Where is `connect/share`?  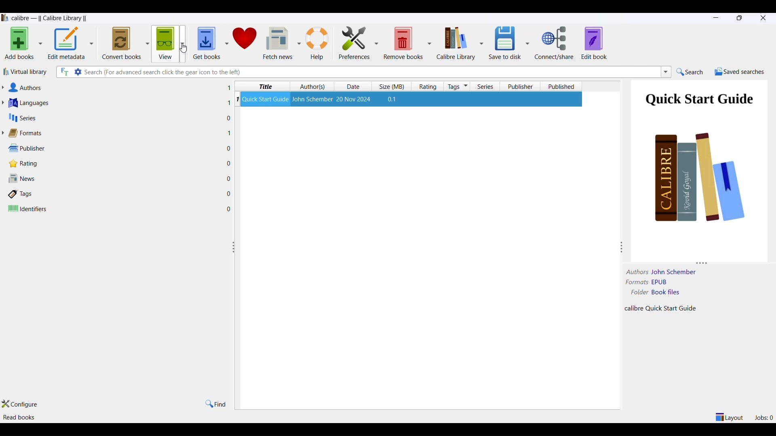 connect/share is located at coordinates (556, 44).